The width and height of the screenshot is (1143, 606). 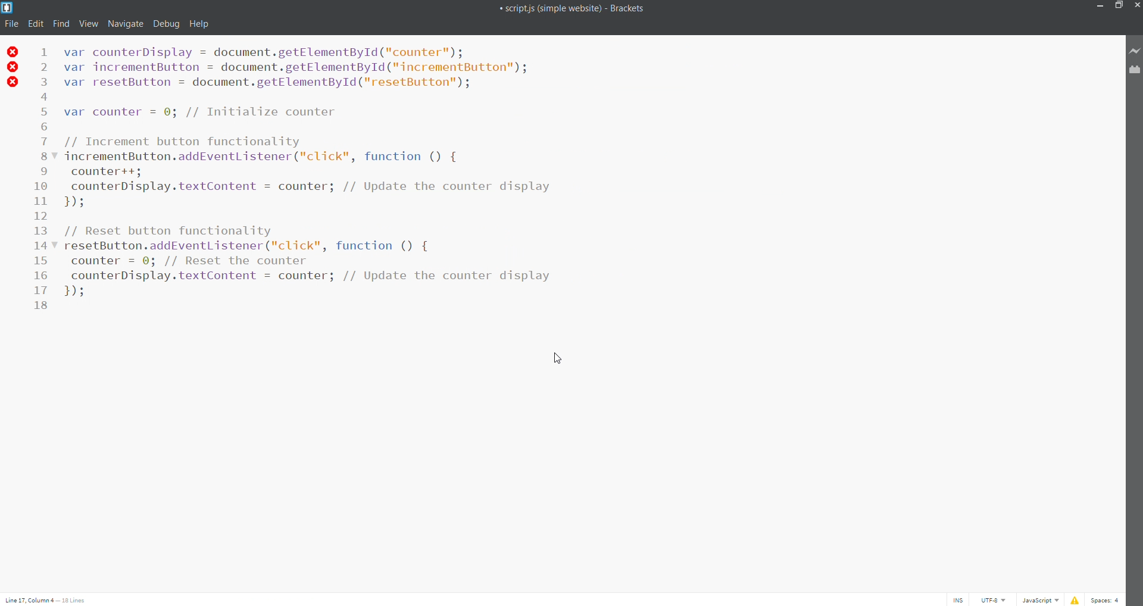 I want to click on edit, so click(x=35, y=24).